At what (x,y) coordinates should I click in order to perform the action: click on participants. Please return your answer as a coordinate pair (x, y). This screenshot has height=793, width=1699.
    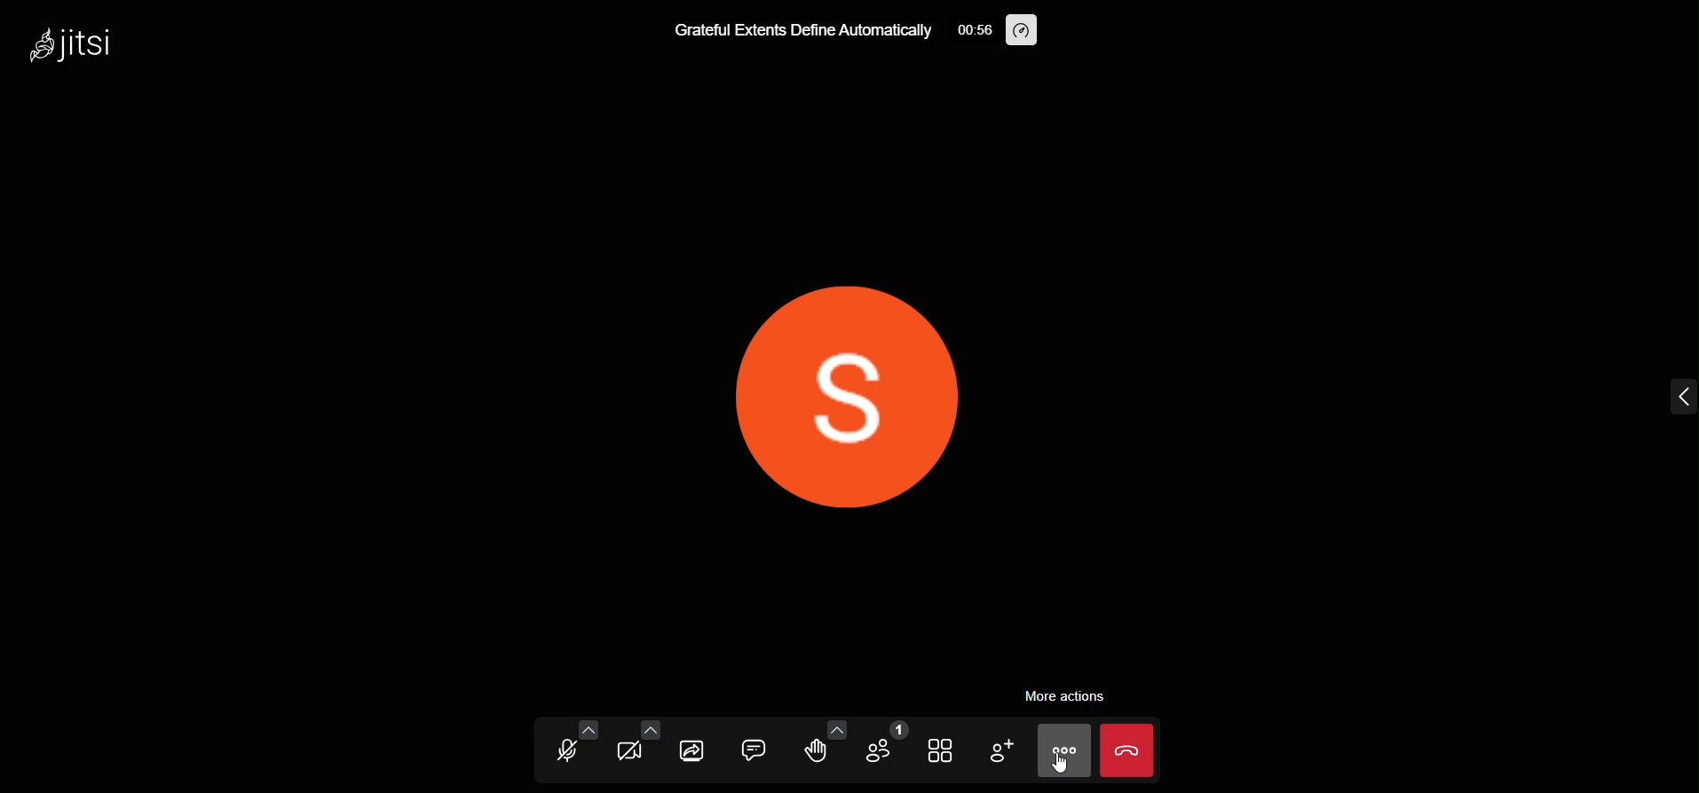
    Looking at the image, I should click on (883, 744).